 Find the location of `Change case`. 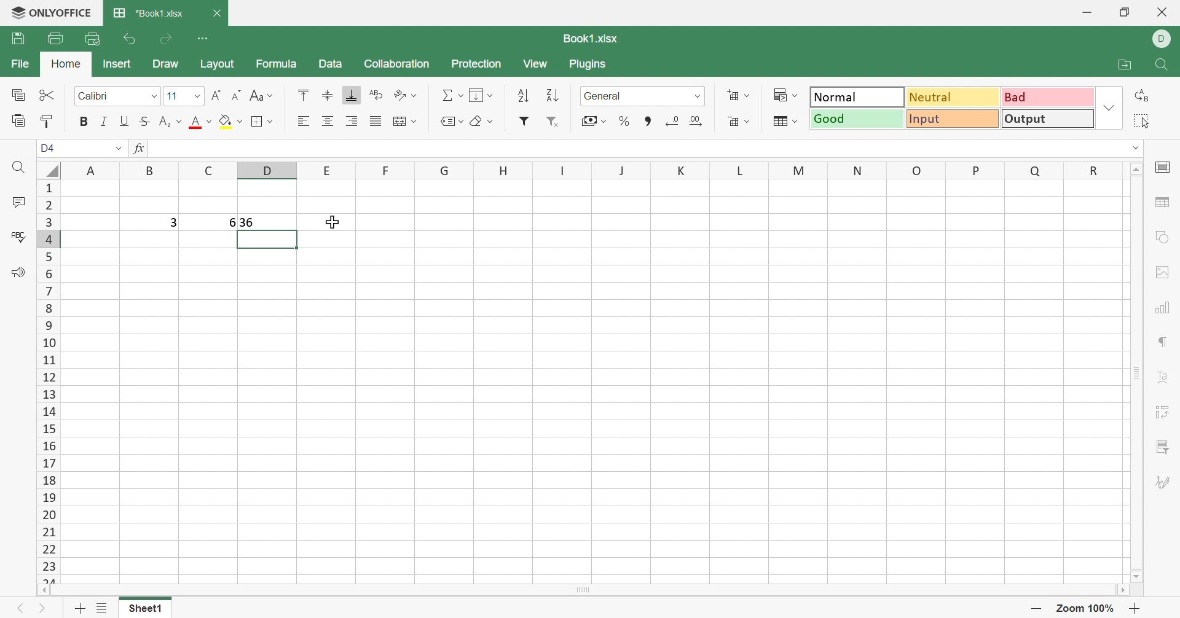

Change case is located at coordinates (261, 95).